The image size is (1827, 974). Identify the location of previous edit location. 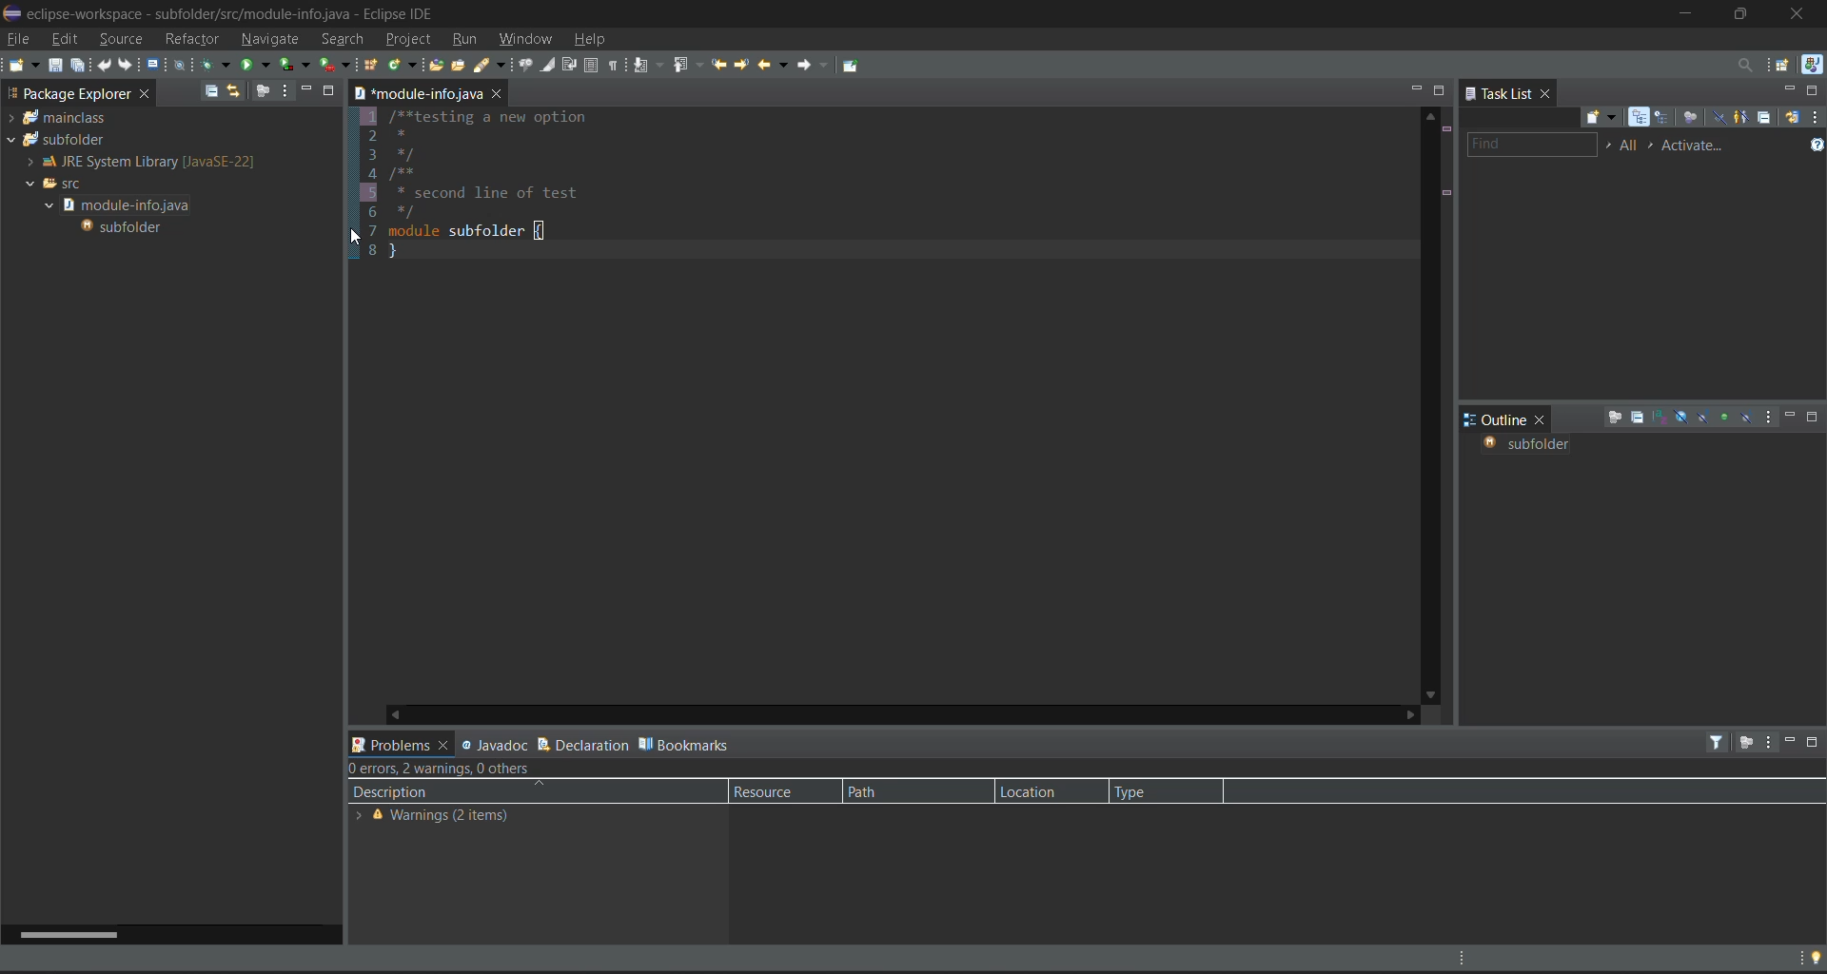
(720, 65).